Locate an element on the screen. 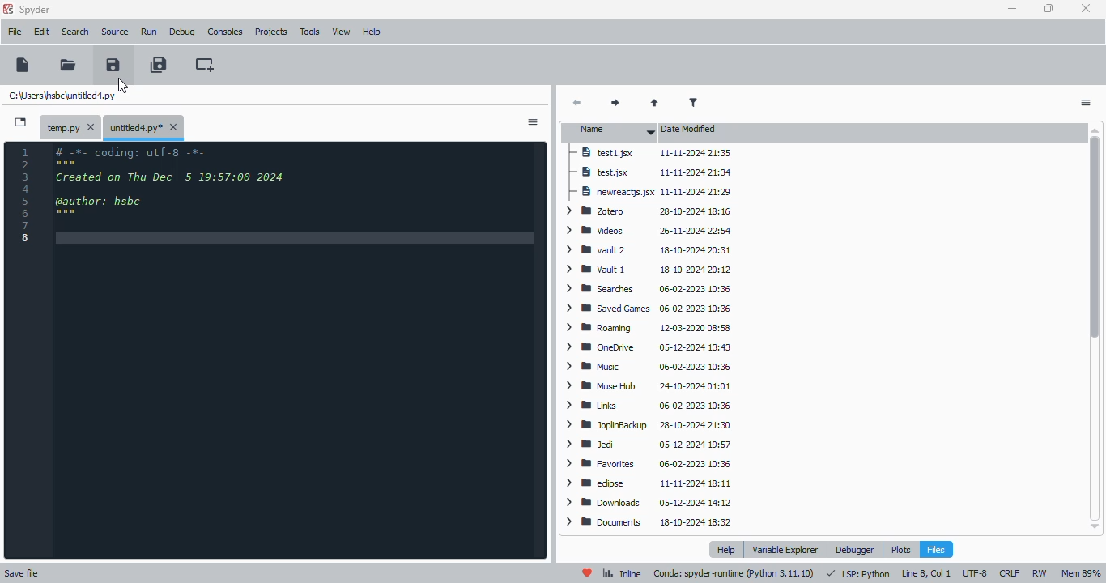 Image resolution: width=1106 pixels, height=583 pixels. inline is located at coordinates (622, 574).